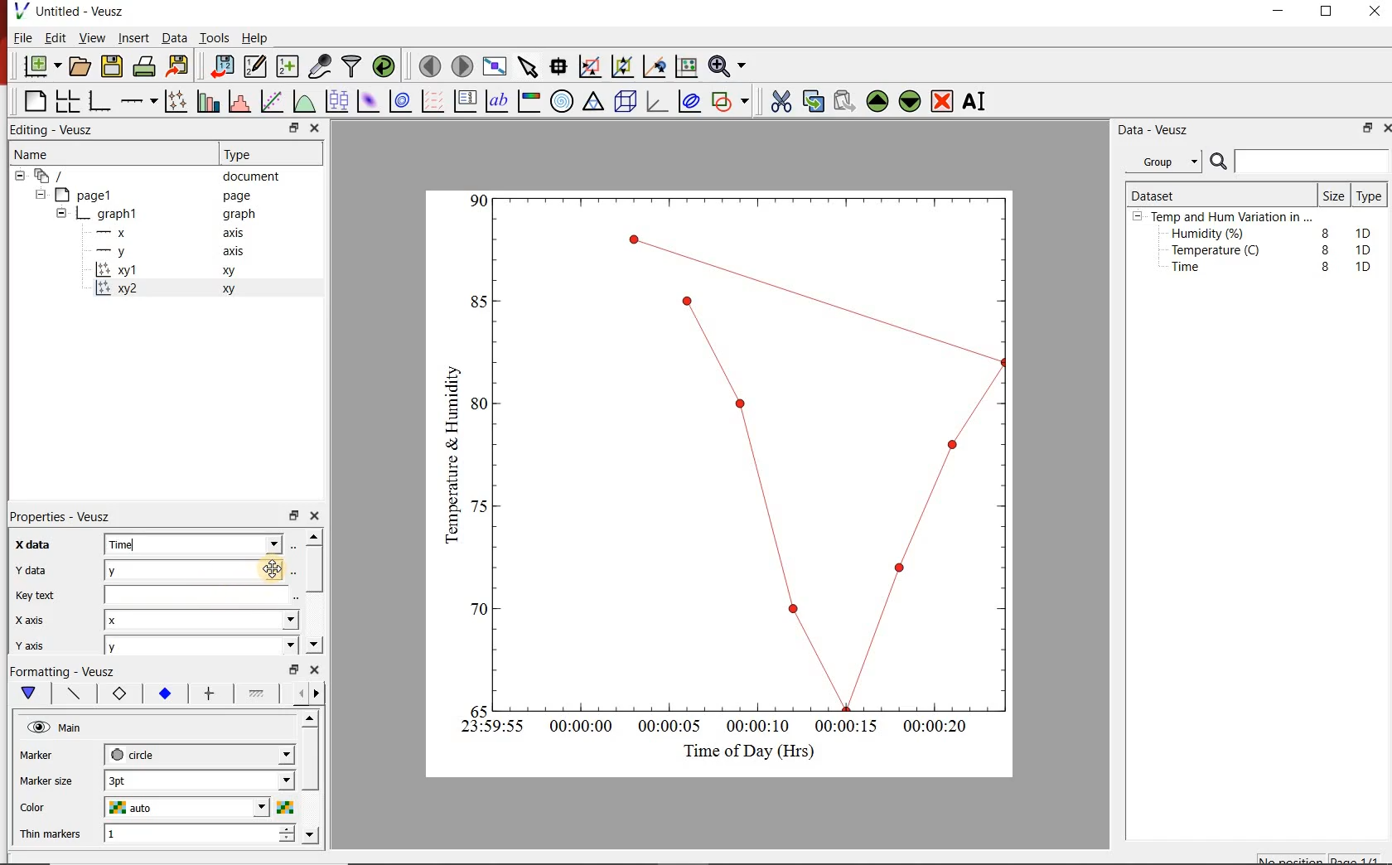 The width and height of the screenshot is (1392, 865). I want to click on y data dropdown, so click(248, 570).